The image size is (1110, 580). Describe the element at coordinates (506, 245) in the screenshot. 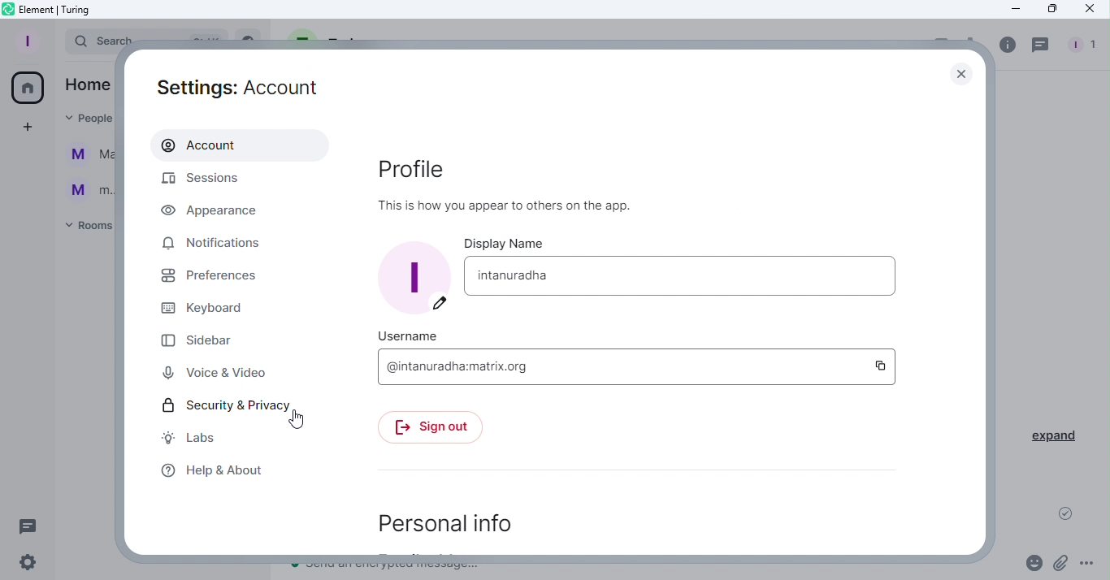

I see `Display name` at that location.